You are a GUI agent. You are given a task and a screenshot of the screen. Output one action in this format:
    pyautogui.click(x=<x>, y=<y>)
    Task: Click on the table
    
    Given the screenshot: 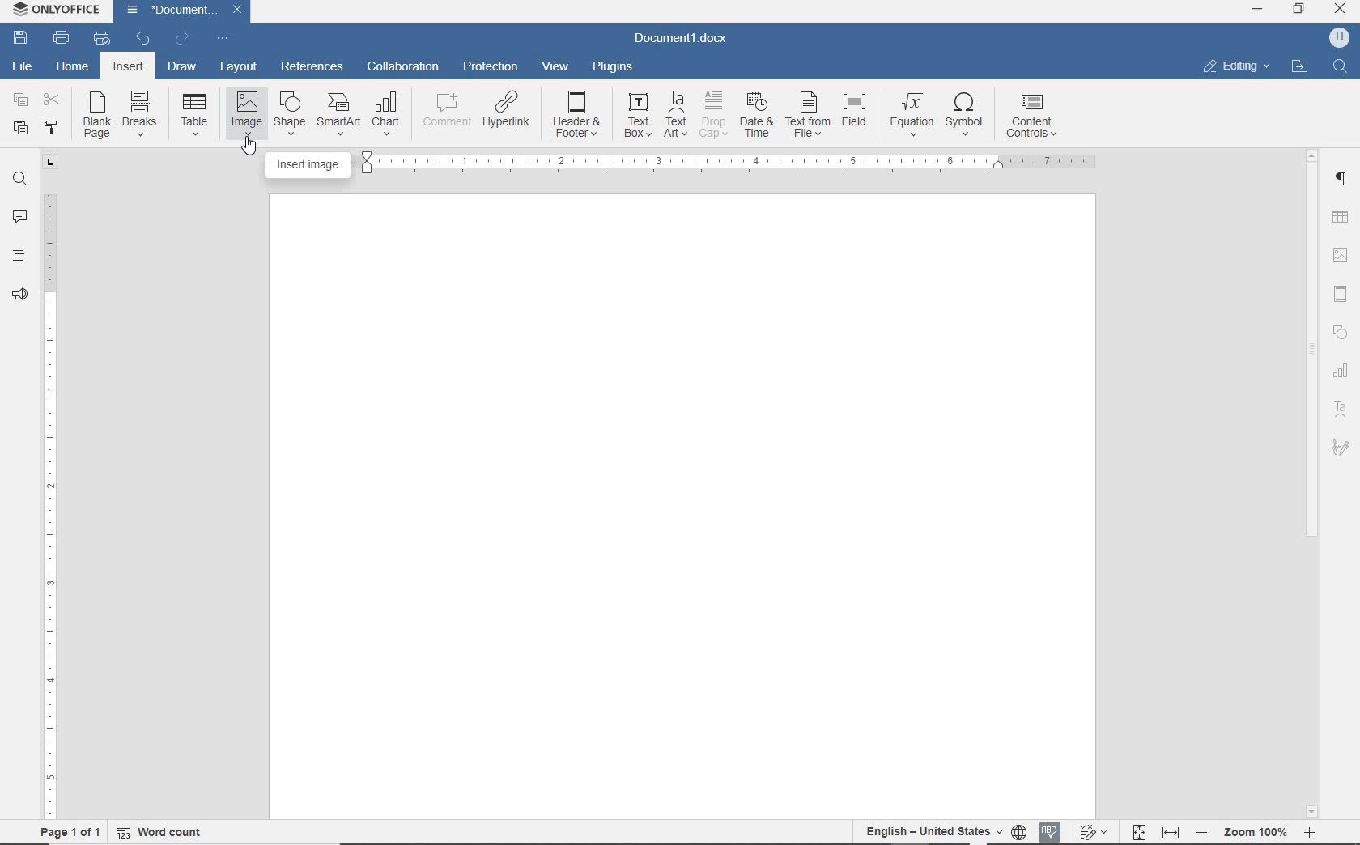 What is the action you would take?
    pyautogui.click(x=1343, y=215)
    